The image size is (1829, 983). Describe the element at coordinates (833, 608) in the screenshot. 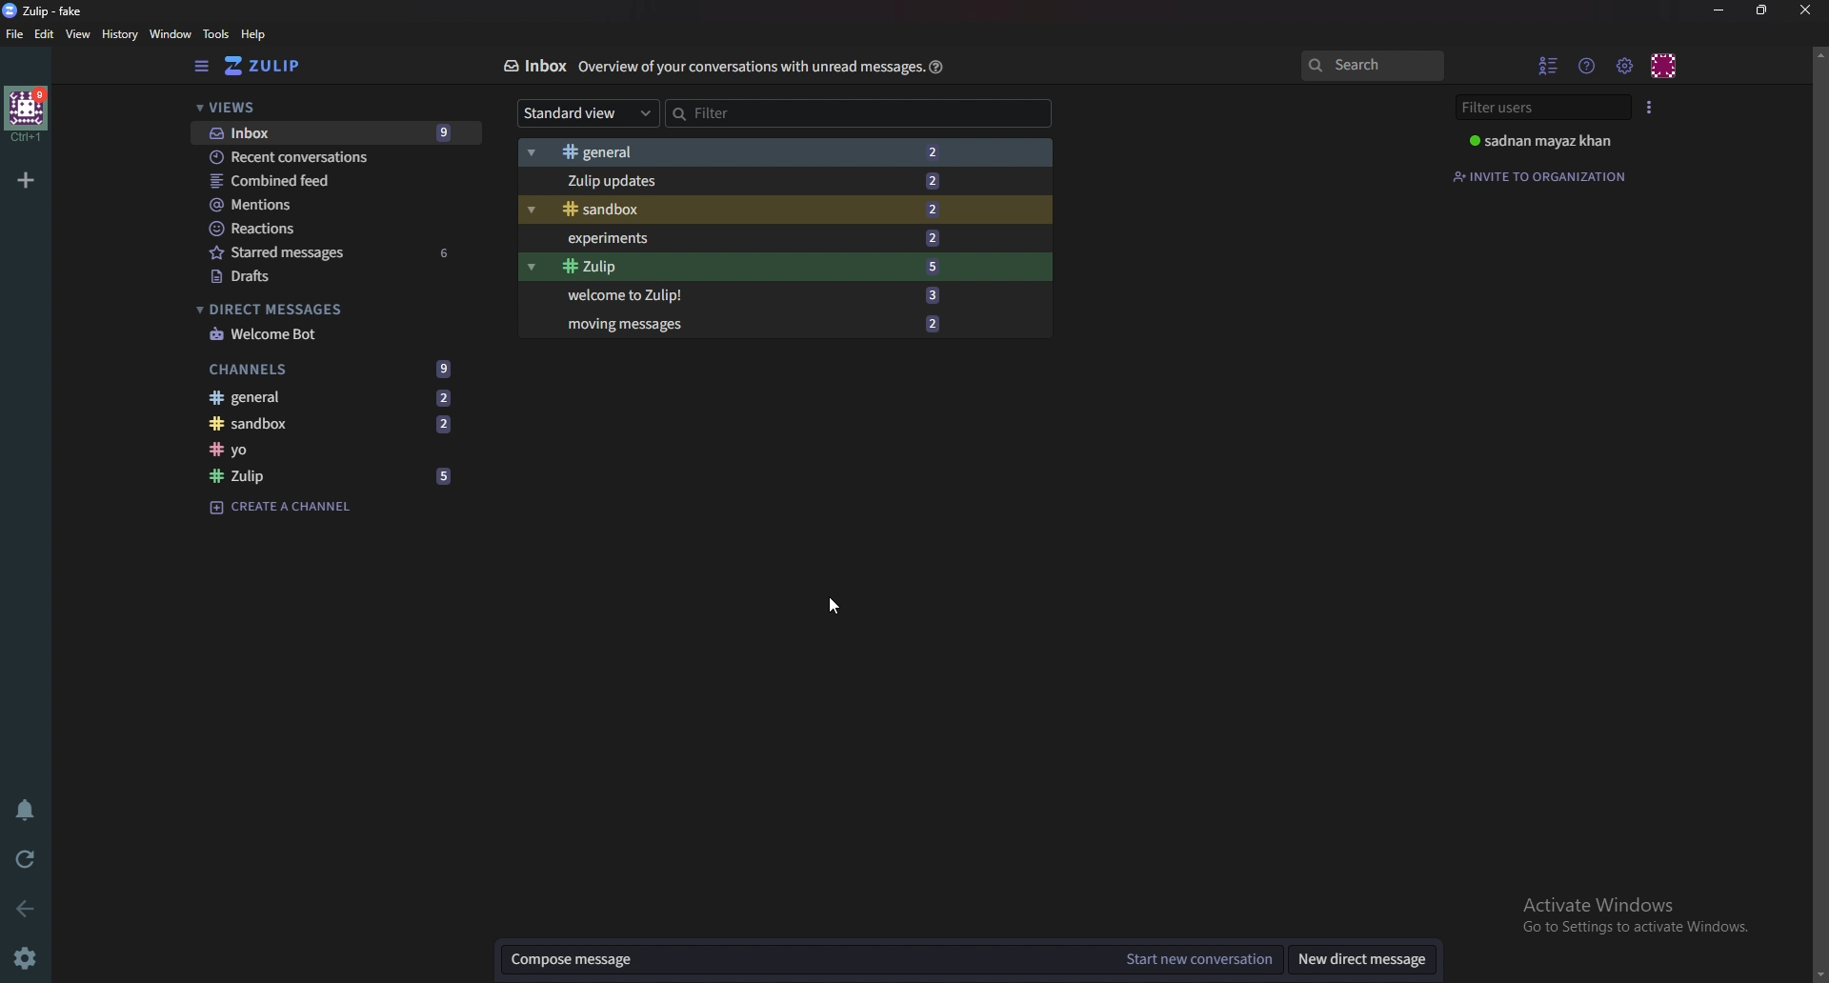

I see `cursor` at that location.